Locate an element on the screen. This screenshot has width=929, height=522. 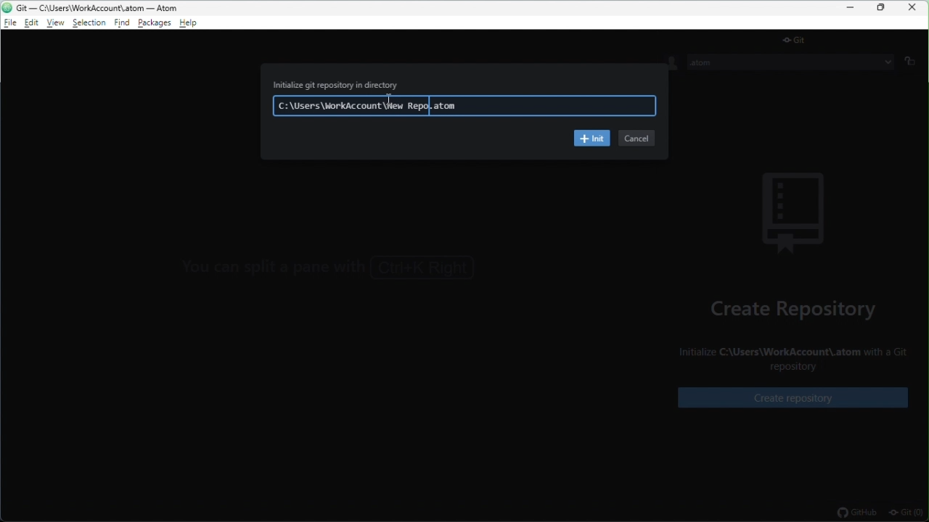
init is located at coordinates (593, 139).